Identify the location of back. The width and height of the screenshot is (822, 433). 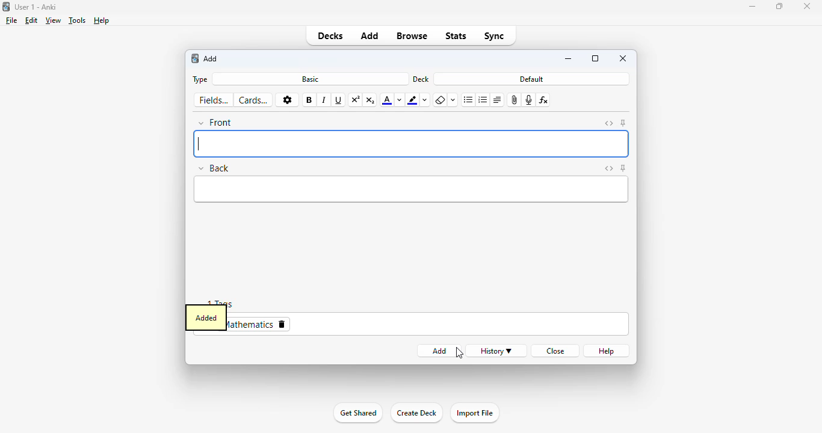
(215, 167).